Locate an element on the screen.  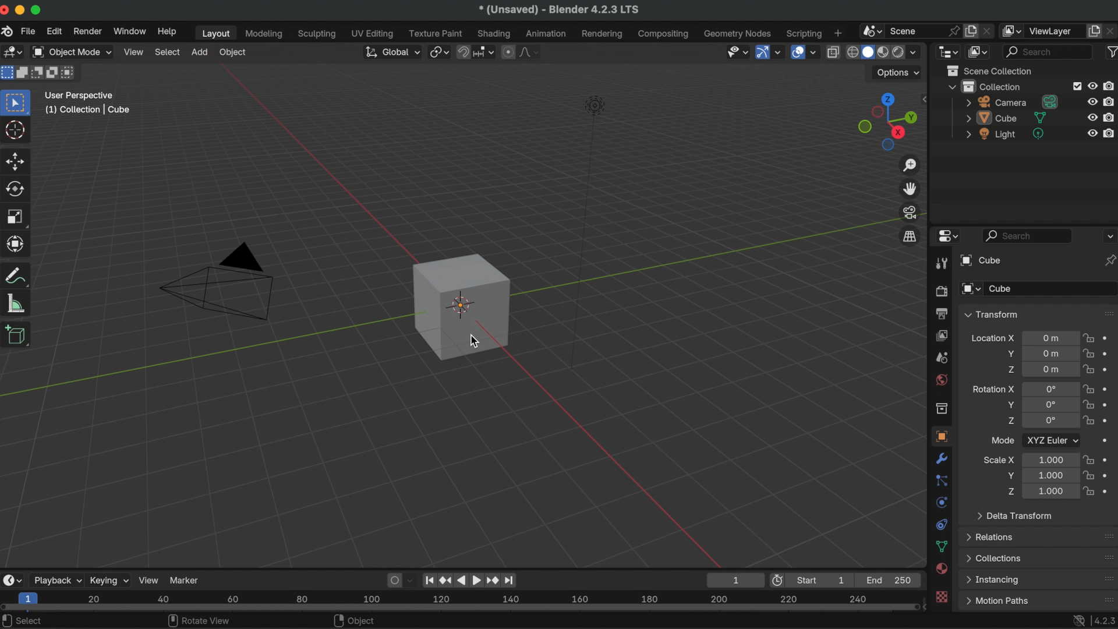
proportional editing fall off is located at coordinates (530, 52).